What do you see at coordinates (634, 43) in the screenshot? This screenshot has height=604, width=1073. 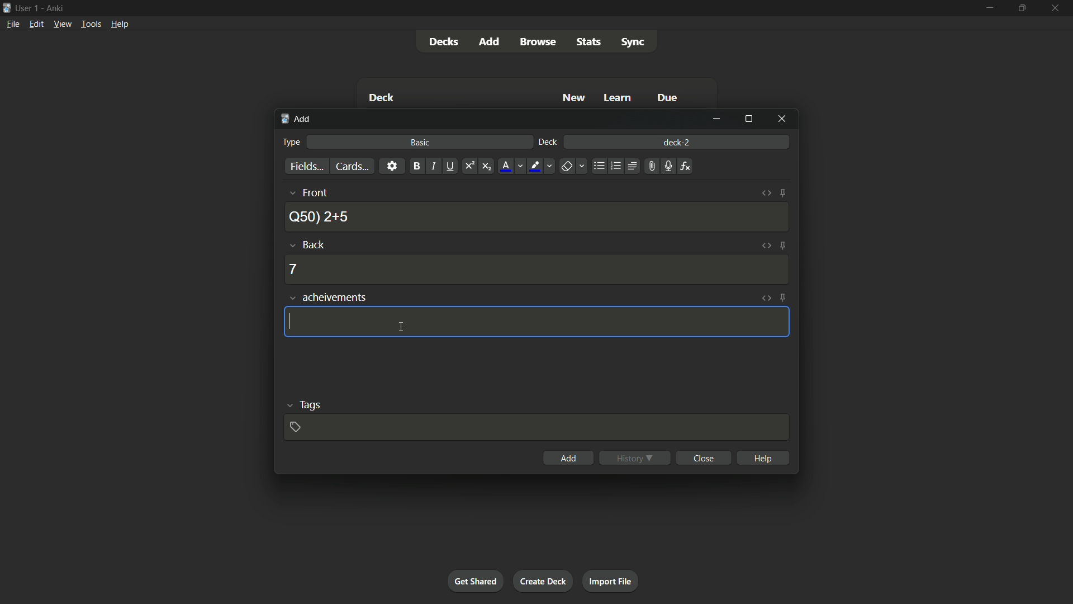 I see `sync` at bounding box center [634, 43].